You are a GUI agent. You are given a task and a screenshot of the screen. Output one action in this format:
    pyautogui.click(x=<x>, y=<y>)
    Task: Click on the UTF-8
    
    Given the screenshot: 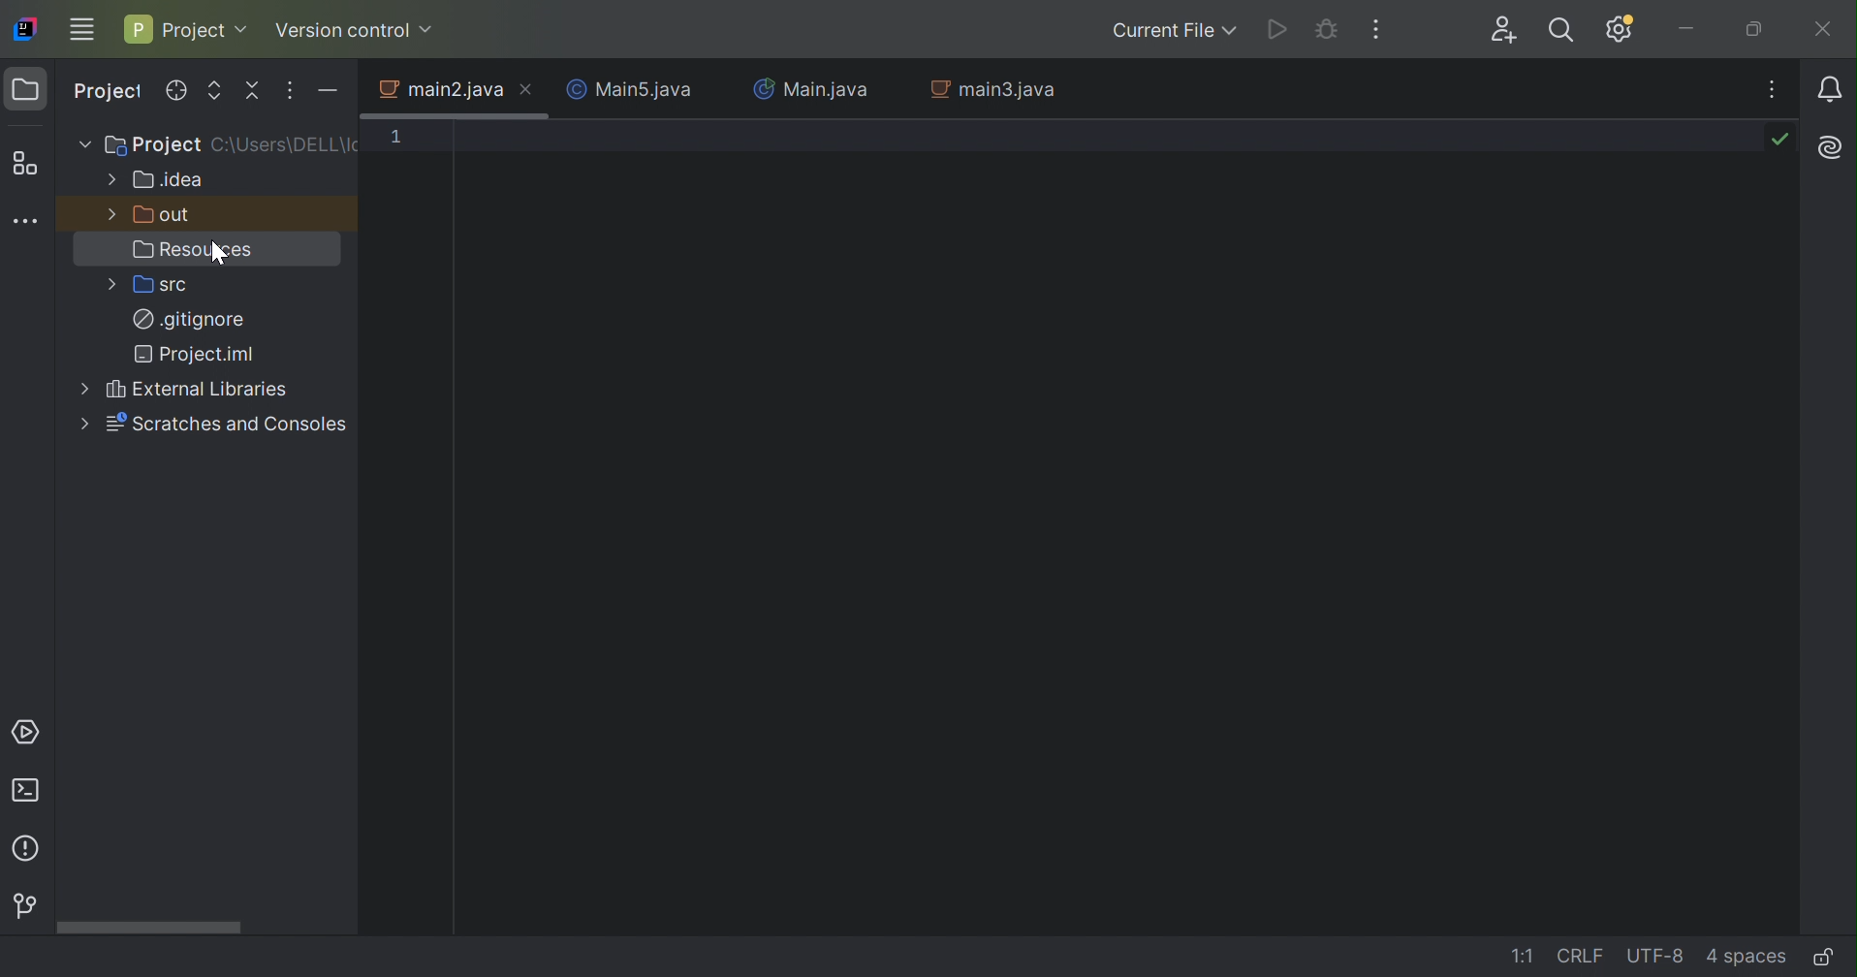 What is the action you would take?
    pyautogui.click(x=1655, y=957)
    